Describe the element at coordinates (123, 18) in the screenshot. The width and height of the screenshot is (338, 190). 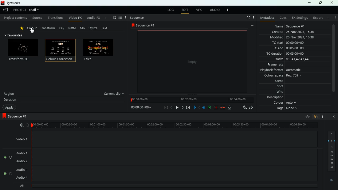
I see `menu` at that location.